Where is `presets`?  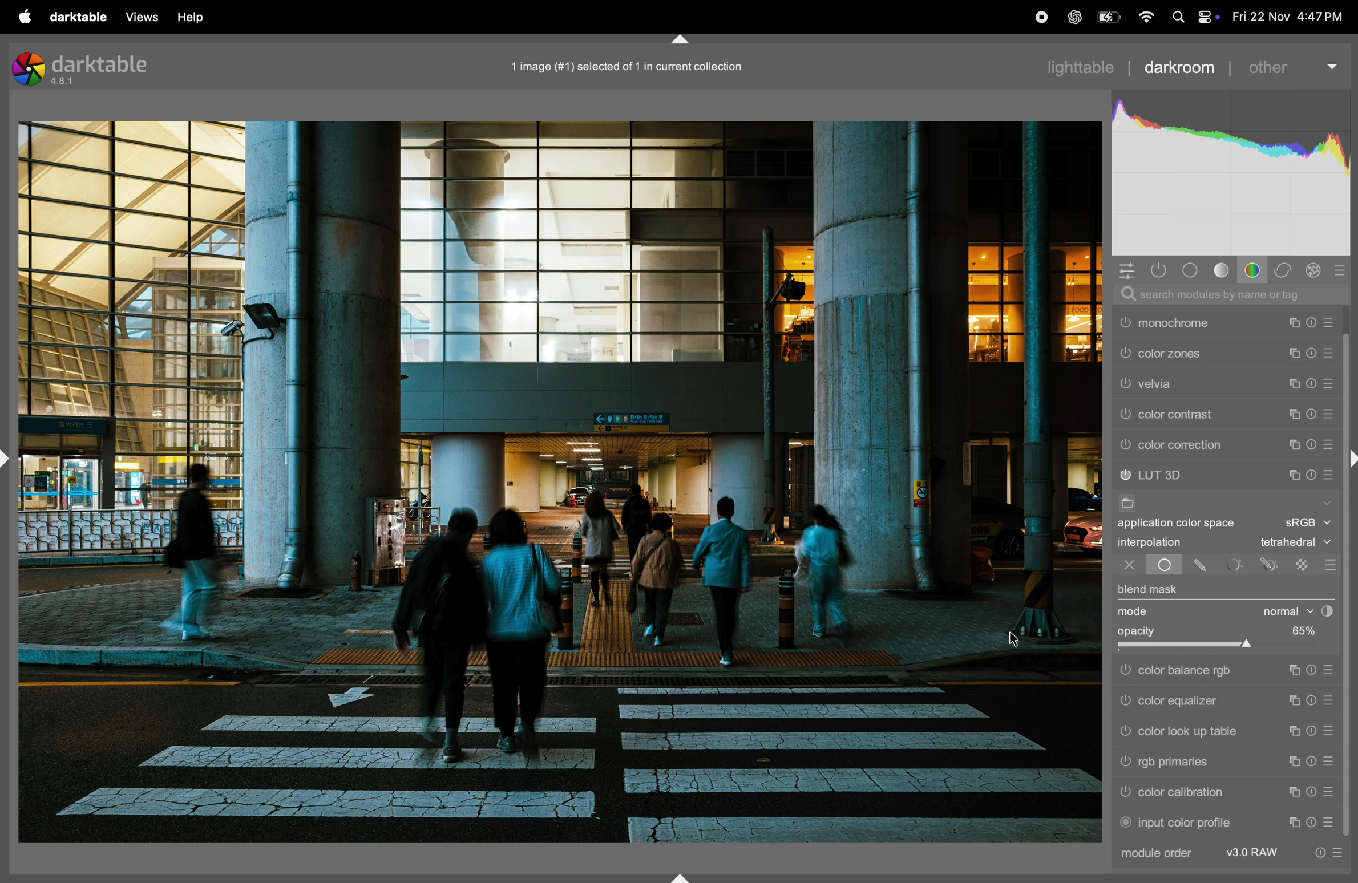
presets is located at coordinates (1328, 762).